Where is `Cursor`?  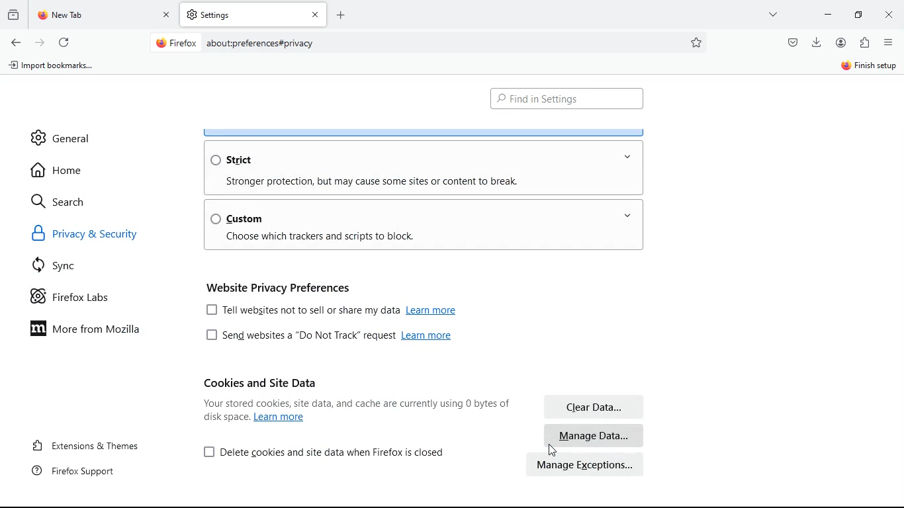
Cursor is located at coordinates (553, 449).